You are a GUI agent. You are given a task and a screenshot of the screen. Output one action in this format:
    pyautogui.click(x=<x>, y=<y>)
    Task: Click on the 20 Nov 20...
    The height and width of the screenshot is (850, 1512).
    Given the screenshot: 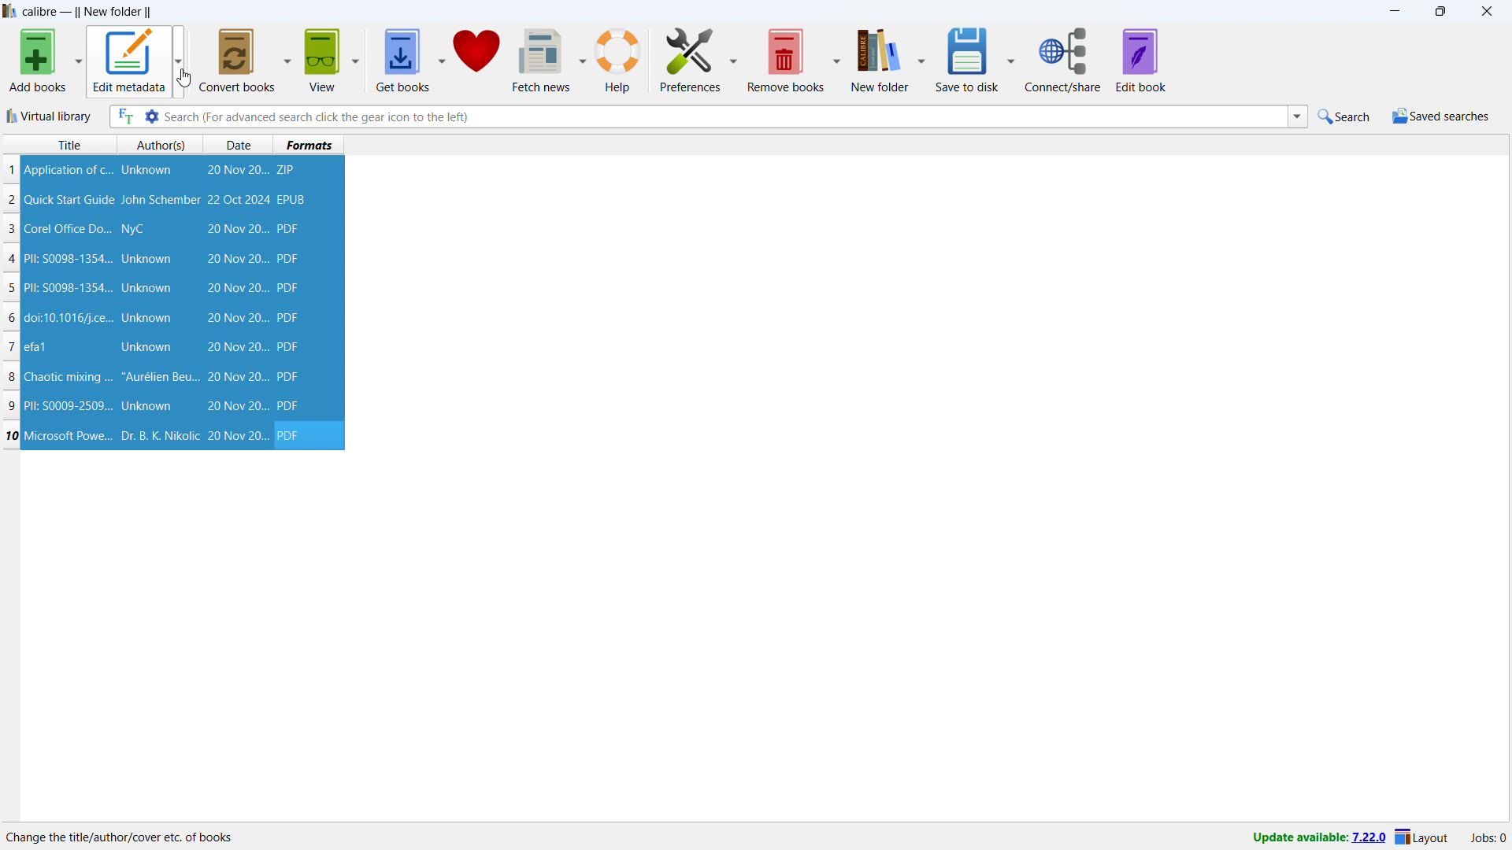 What is the action you would take?
    pyautogui.click(x=237, y=436)
    